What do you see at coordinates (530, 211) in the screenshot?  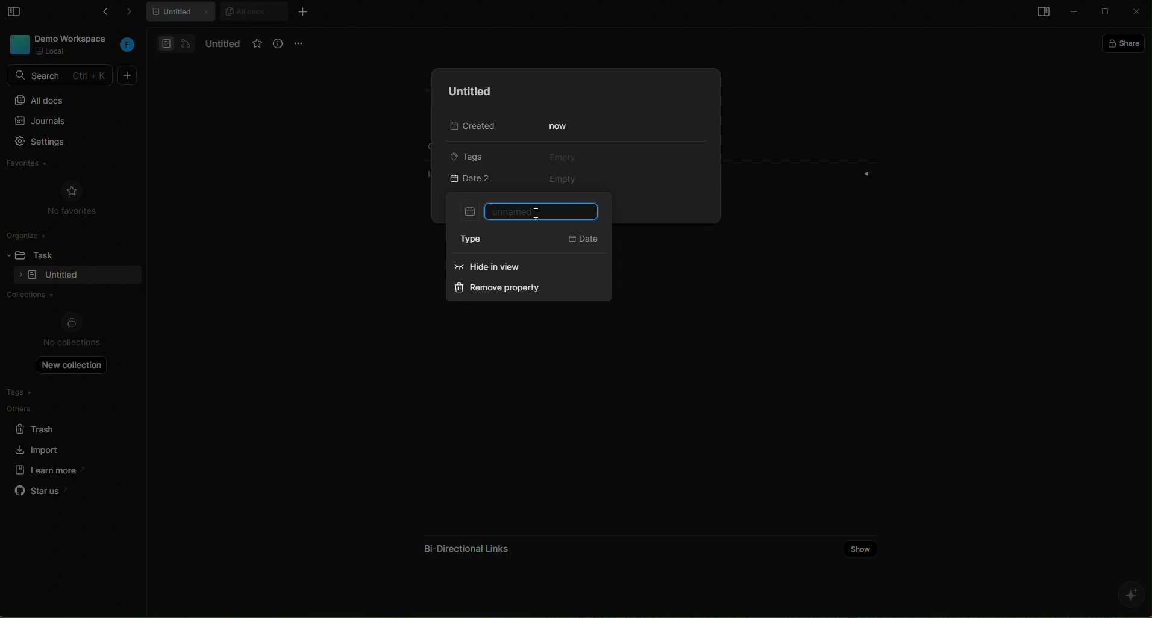 I see `date 2` at bounding box center [530, 211].